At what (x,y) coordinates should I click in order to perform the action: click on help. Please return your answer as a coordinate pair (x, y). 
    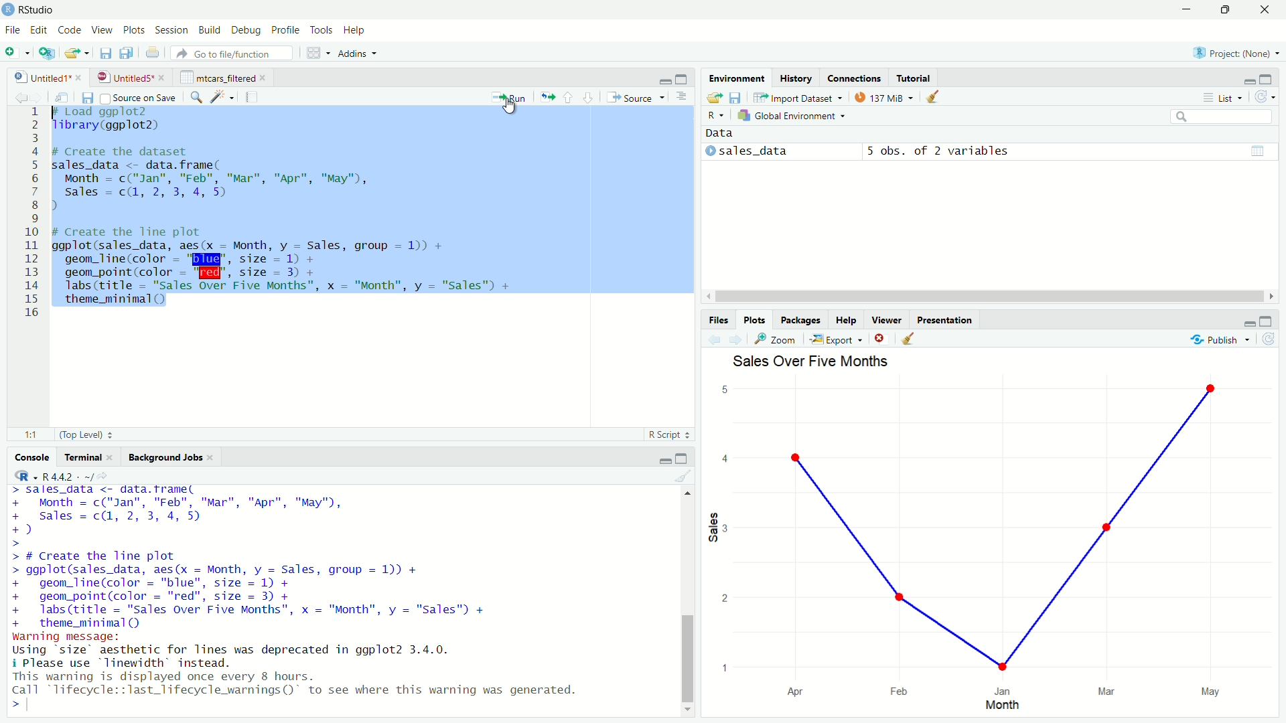
    Looking at the image, I should click on (357, 31).